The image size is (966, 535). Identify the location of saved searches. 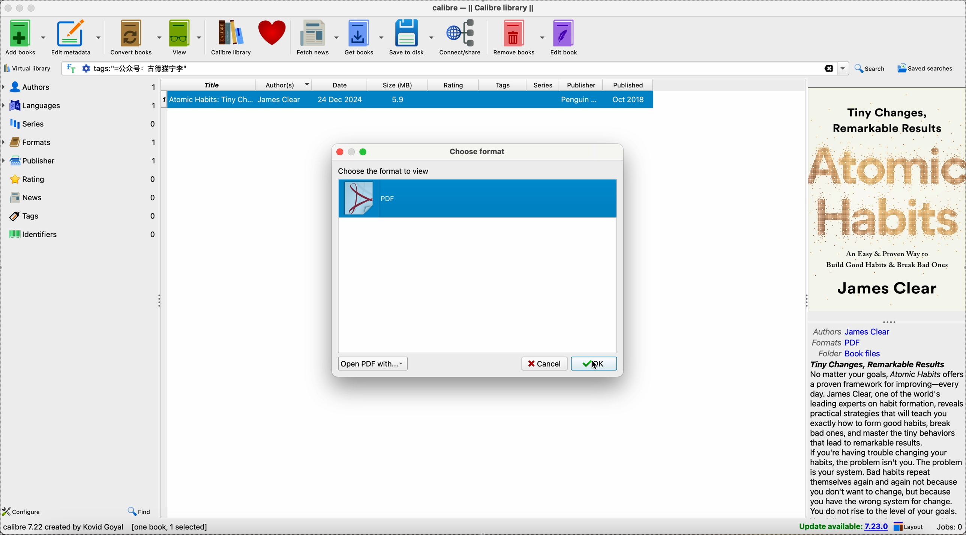
(927, 68).